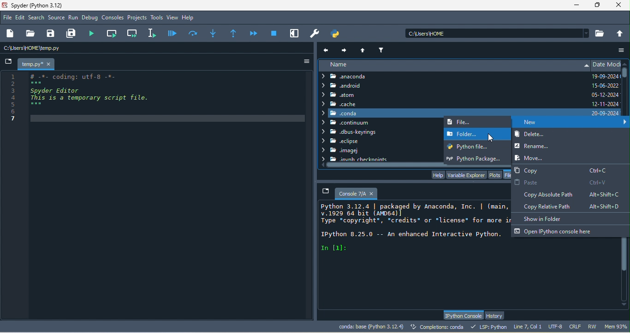 This screenshot has width=630, height=333. Describe the element at coordinates (477, 134) in the screenshot. I see `select folder option` at that location.